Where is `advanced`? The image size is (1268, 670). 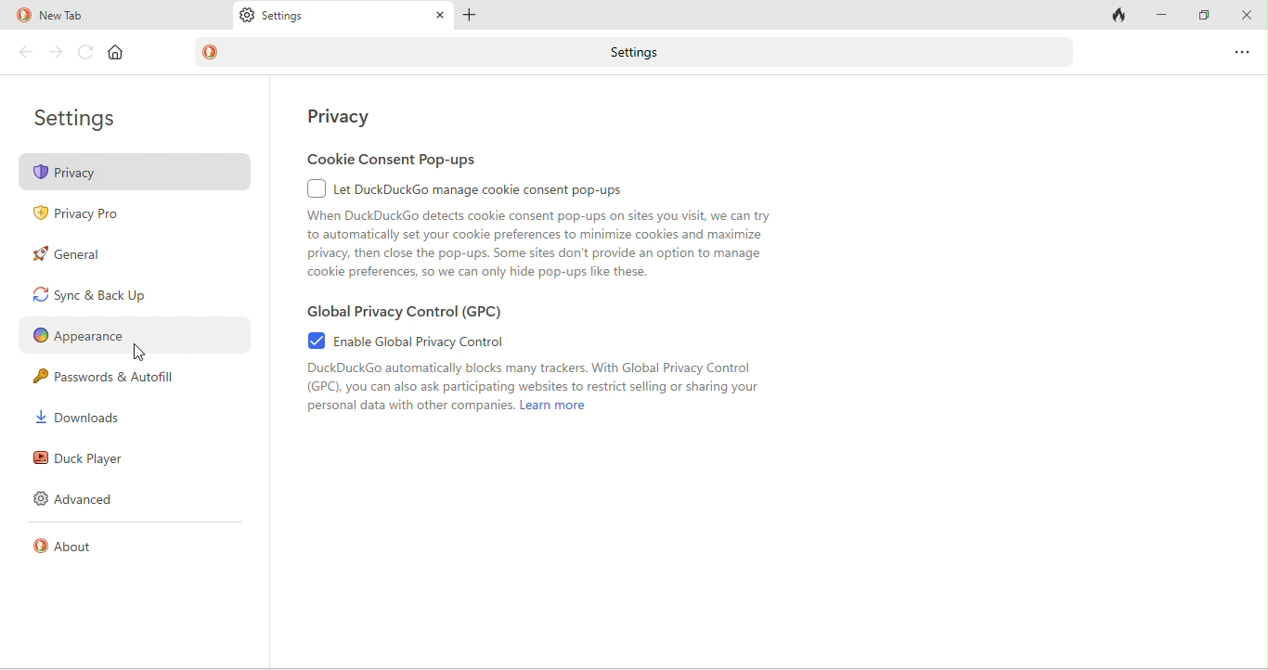 advanced is located at coordinates (84, 500).